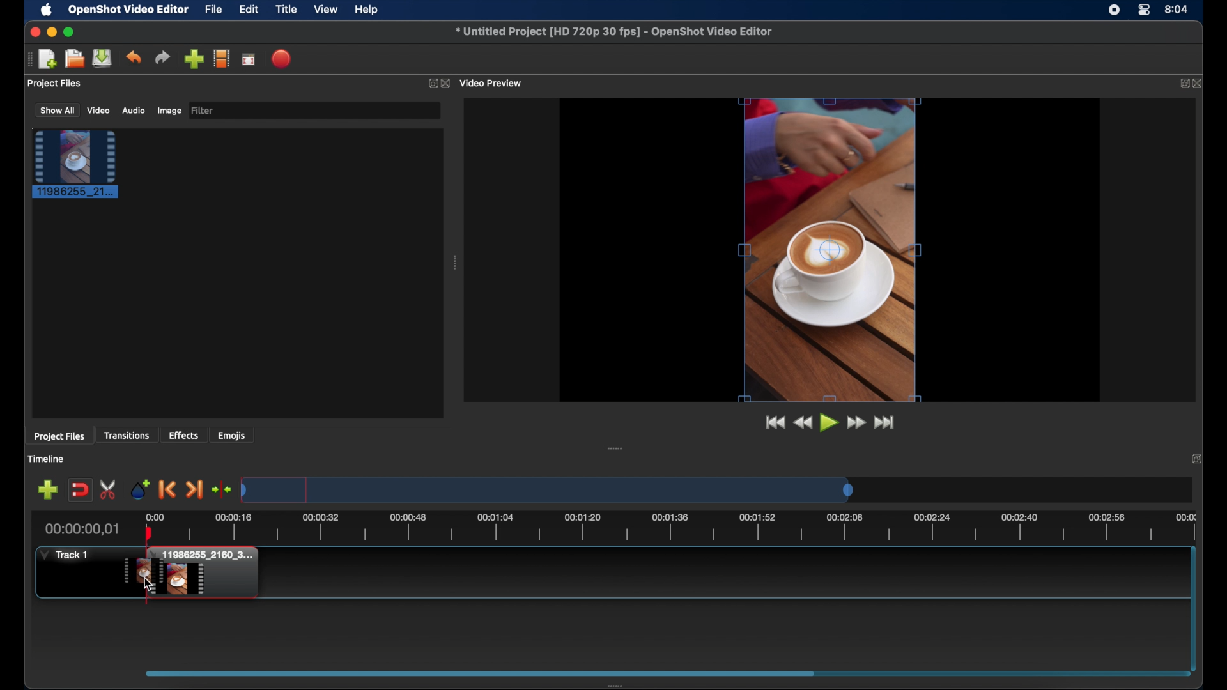 This screenshot has width=1227, height=690. Describe the element at coordinates (613, 30) in the screenshot. I see `file name` at that location.